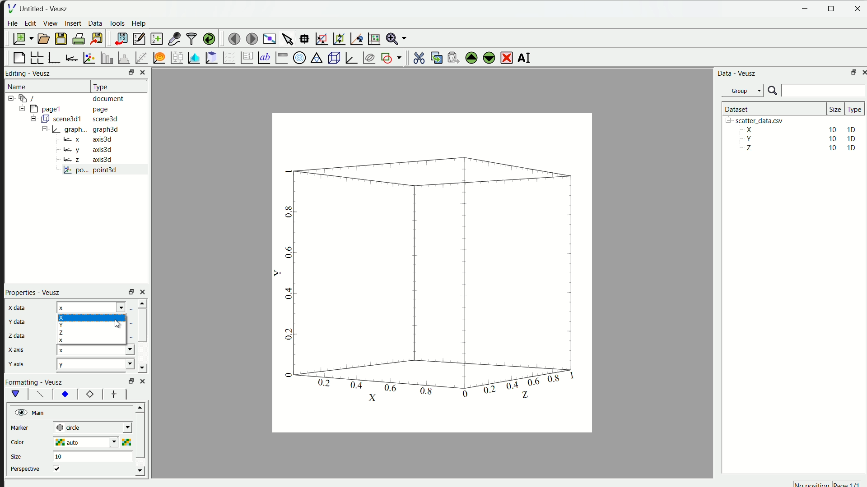 The width and height of the screenshot is (867, 487). Describe the element at coordinates (118, 323) in the screenshot. I see `cursor` at that location.